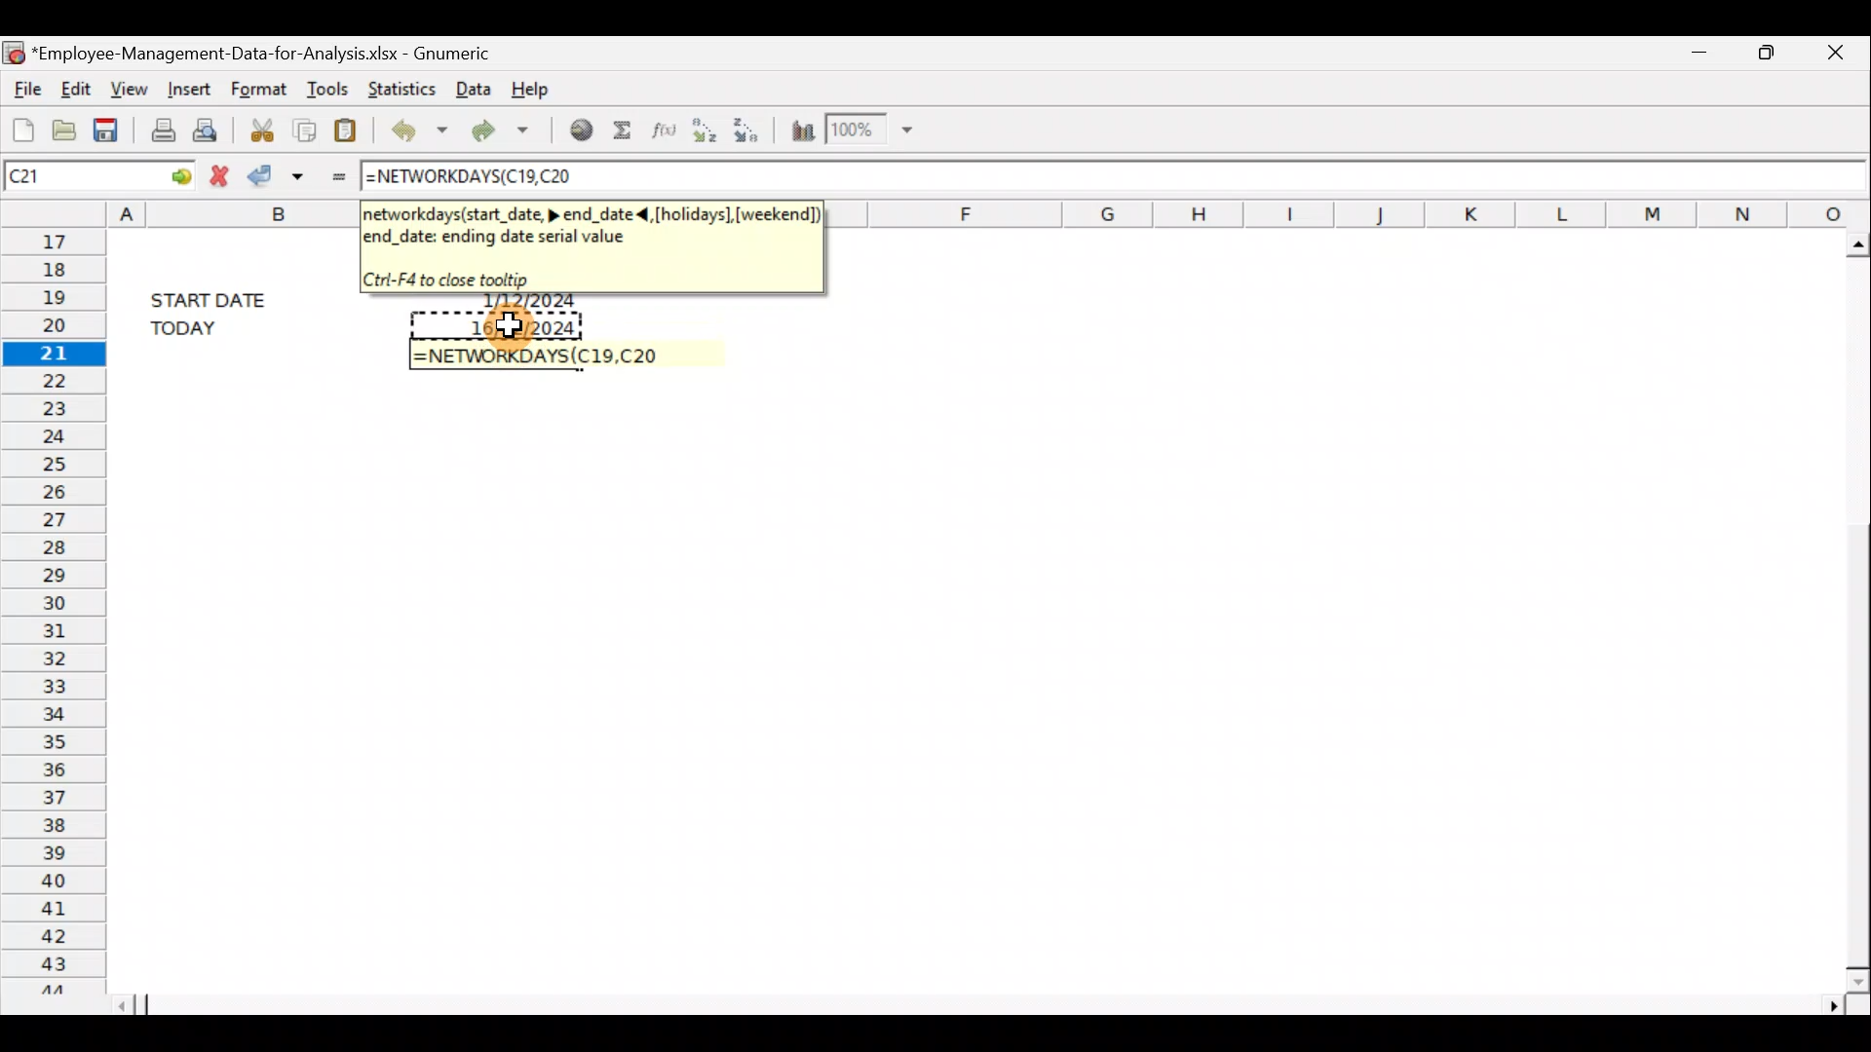 This screenshot has width=1871, height=1052. What do you see at coordinates (1228, 179) in the screenshot?
I see `Formula bar` at bounding box center [1228, 179].